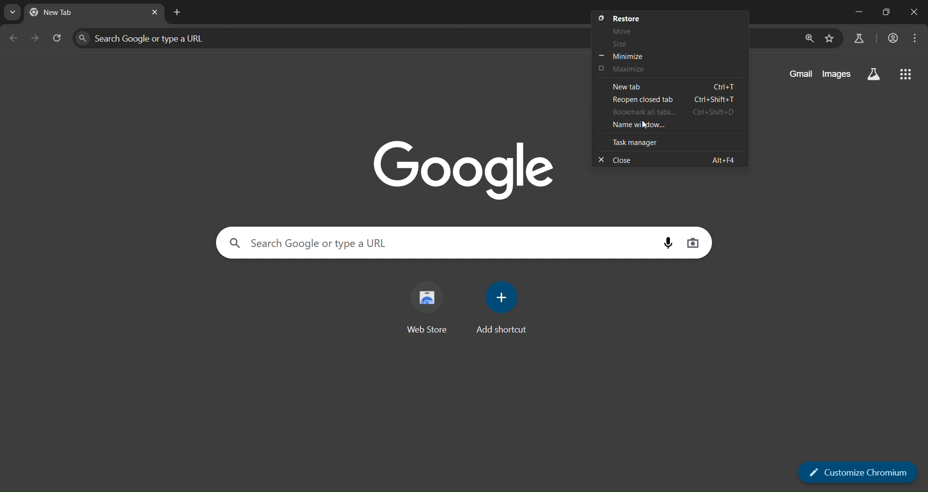  I want to click on search tabs, so click(12, 12).